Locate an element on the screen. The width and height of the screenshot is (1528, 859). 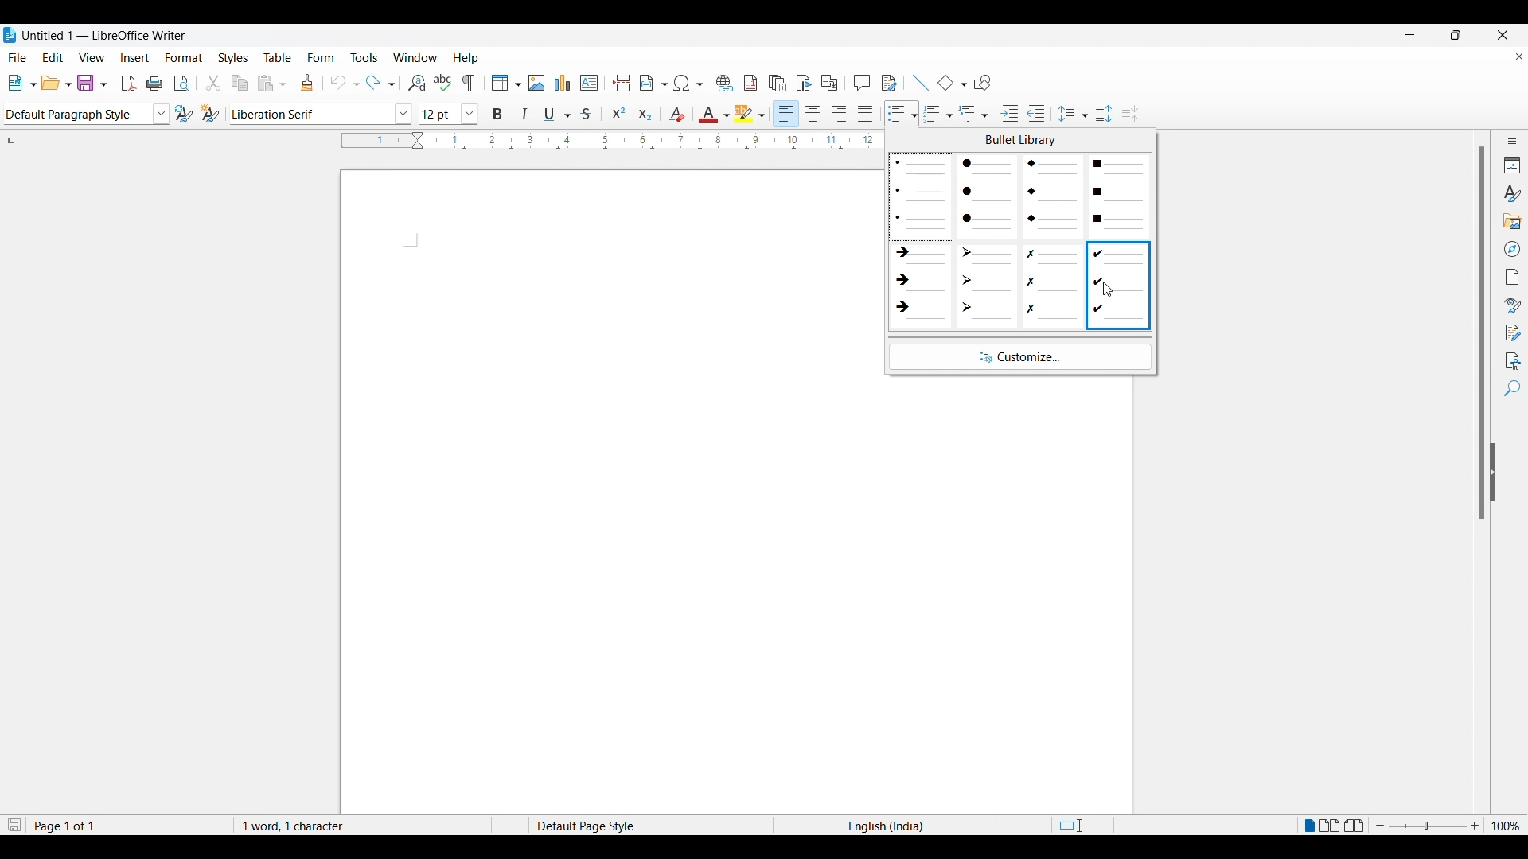
undo is located at coordinates (344, 83).